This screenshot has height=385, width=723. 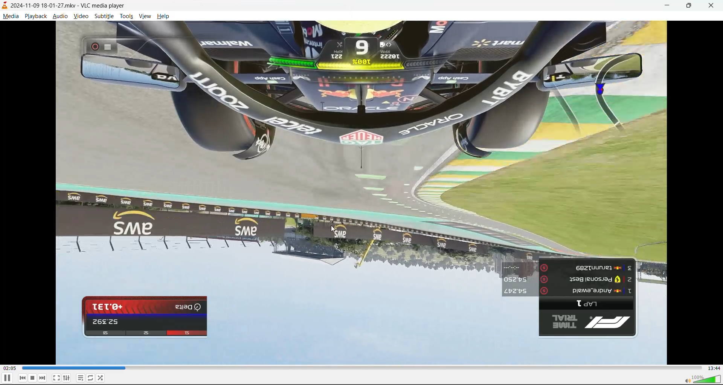 What do you see at coordinates (67, 378) in the screenshot?
I see `settings` at bounding box center [67, 378].